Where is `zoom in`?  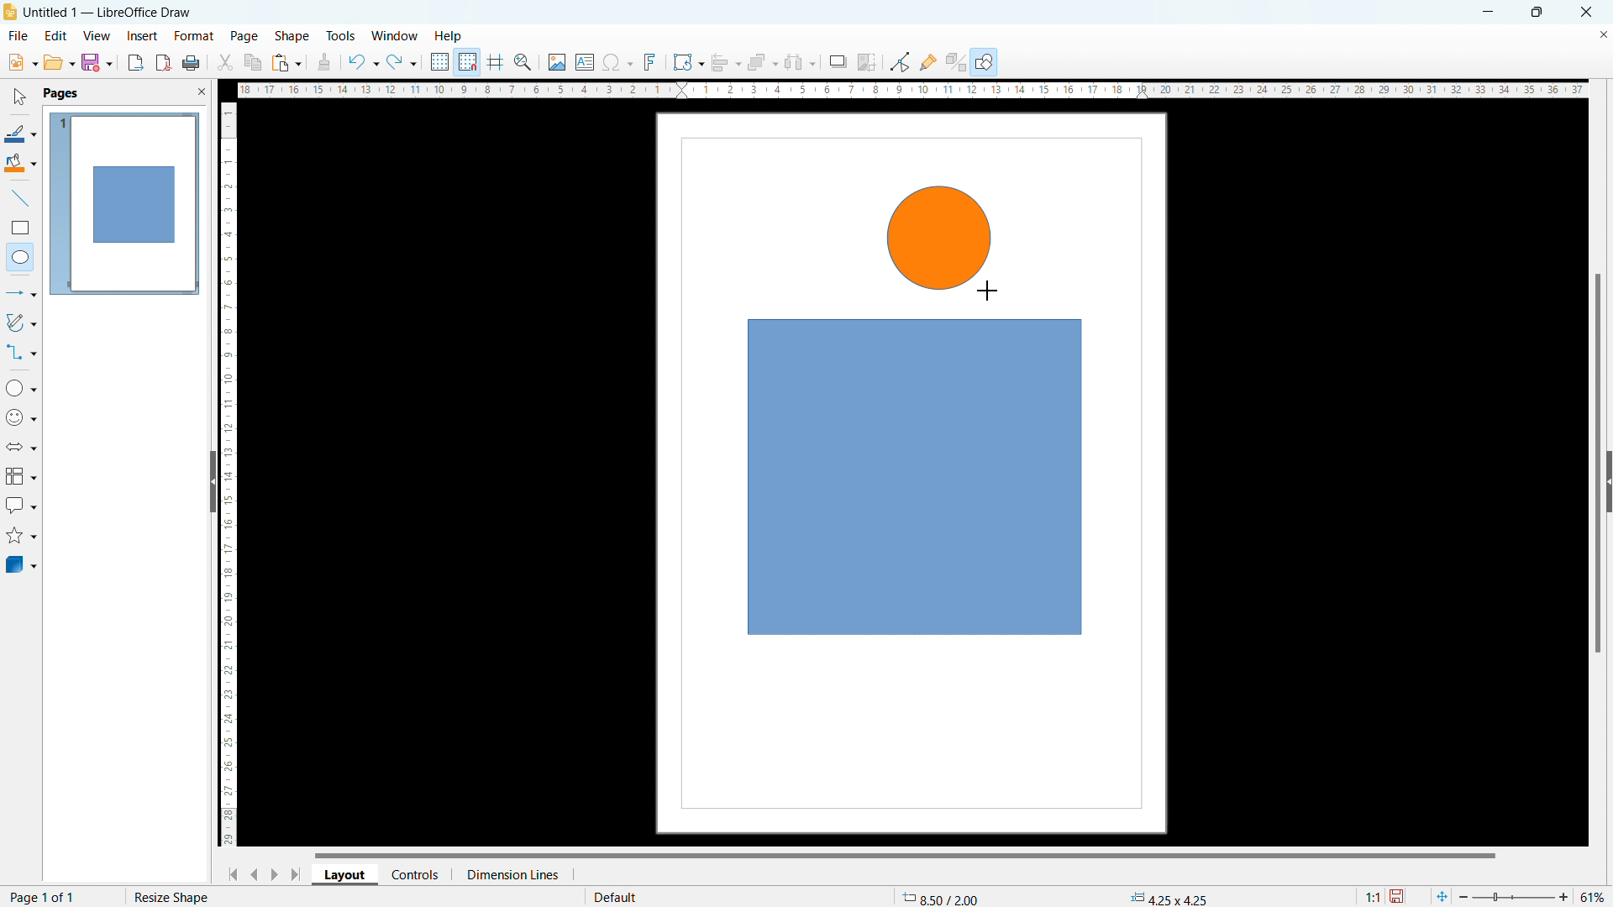 zoom in is located at coordinates (1564, 895).